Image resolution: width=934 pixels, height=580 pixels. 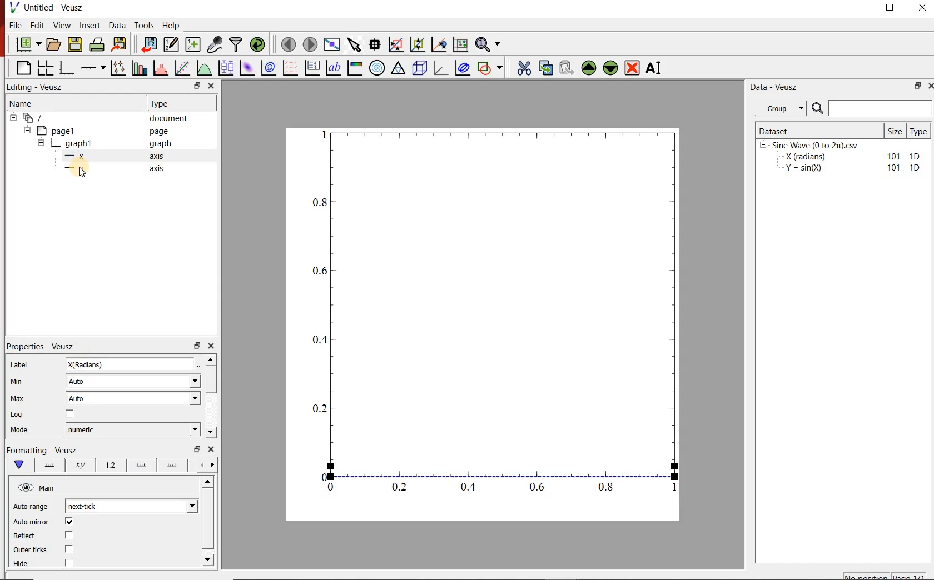 I want to click on plot box plots, so click(x=227, y=68).